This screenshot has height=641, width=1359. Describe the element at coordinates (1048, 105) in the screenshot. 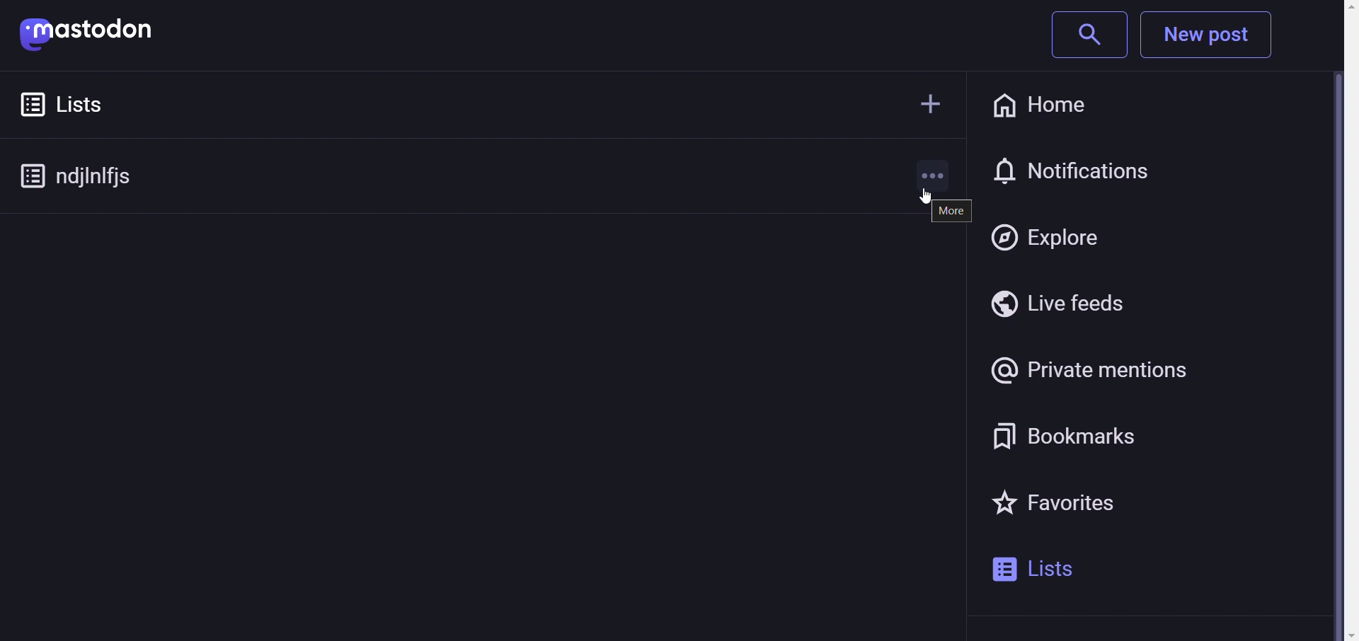

I see `home` at that location.